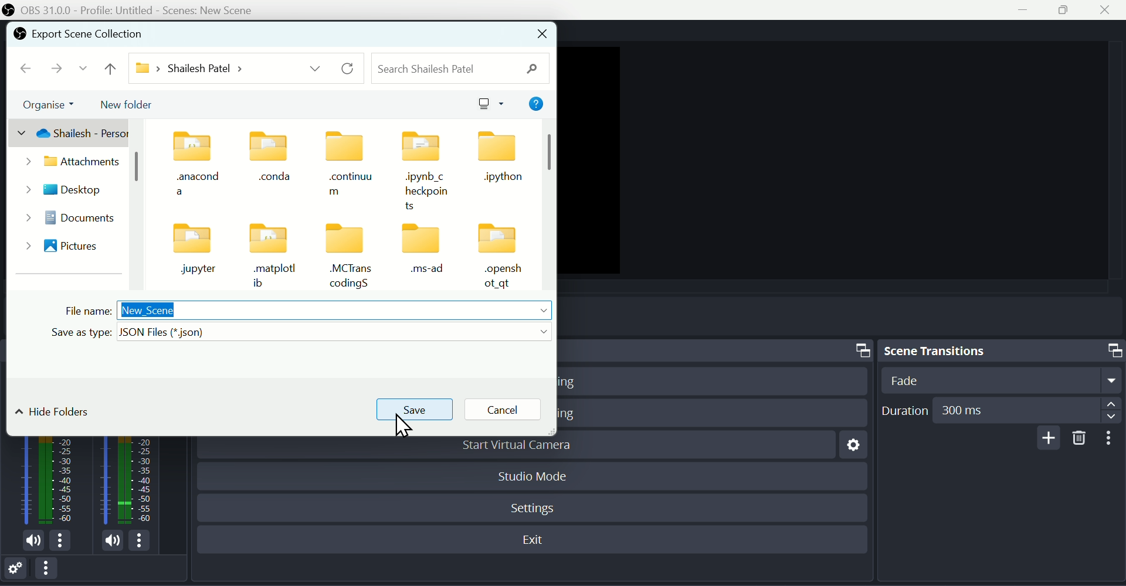 This screenshot has width=1126, height=586. What do you see at coordinates (282, 210) in the screenshot?
I see `File manager` at bounding box center [282, 210].